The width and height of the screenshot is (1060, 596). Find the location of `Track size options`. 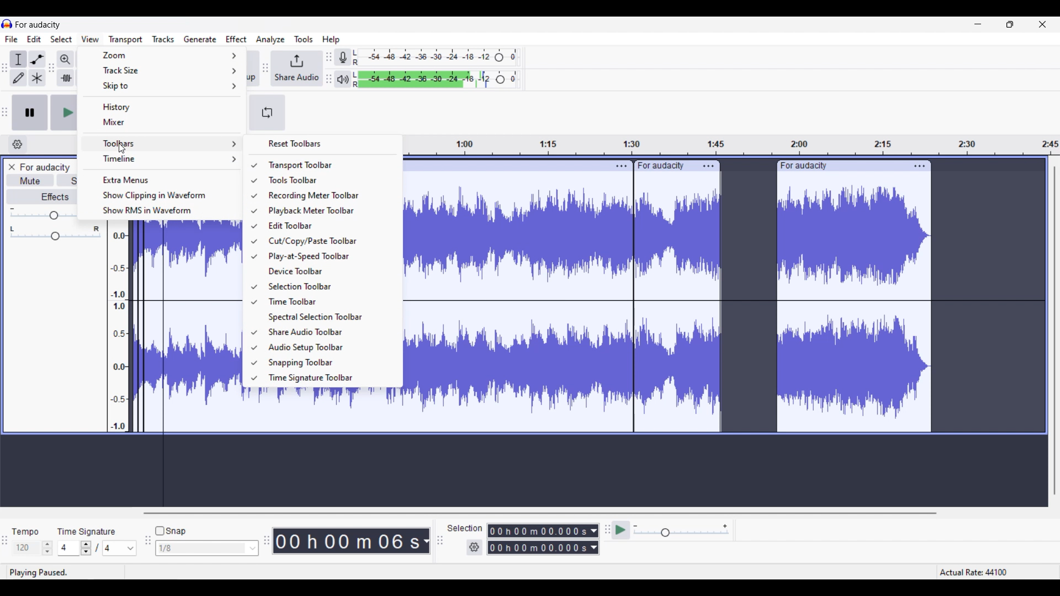

Track size options is located at coordinates (161, 70).